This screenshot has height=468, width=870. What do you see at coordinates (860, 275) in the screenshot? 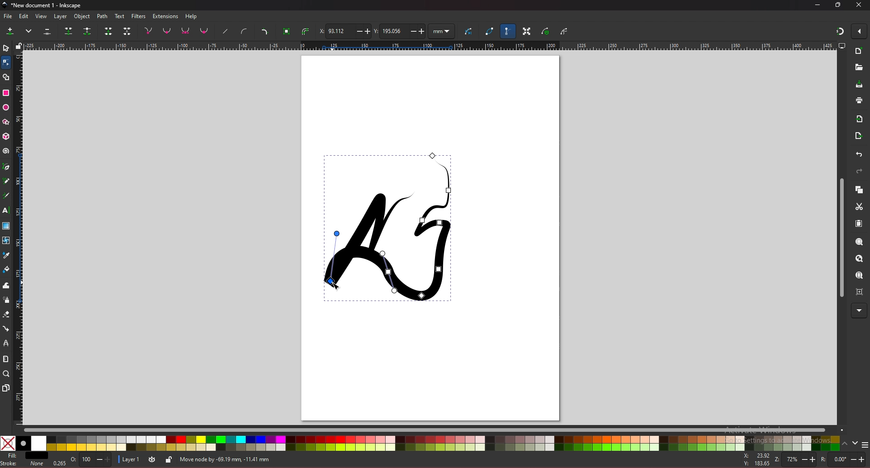
I see `zoom page` at bounding box center [860, 275].